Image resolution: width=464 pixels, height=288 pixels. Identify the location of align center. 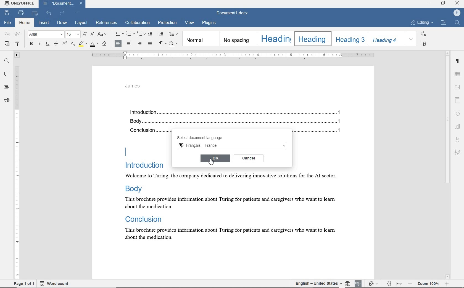
(128, 44).